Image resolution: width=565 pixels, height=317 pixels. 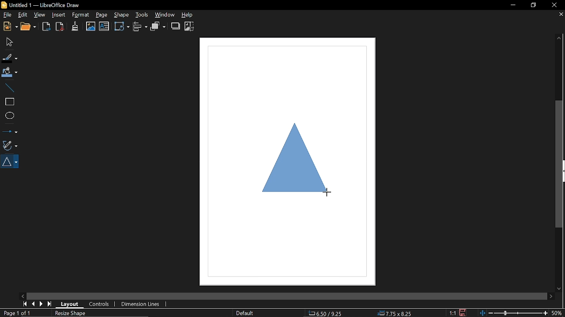 I want to click on First page, so click(x=24, y=304).